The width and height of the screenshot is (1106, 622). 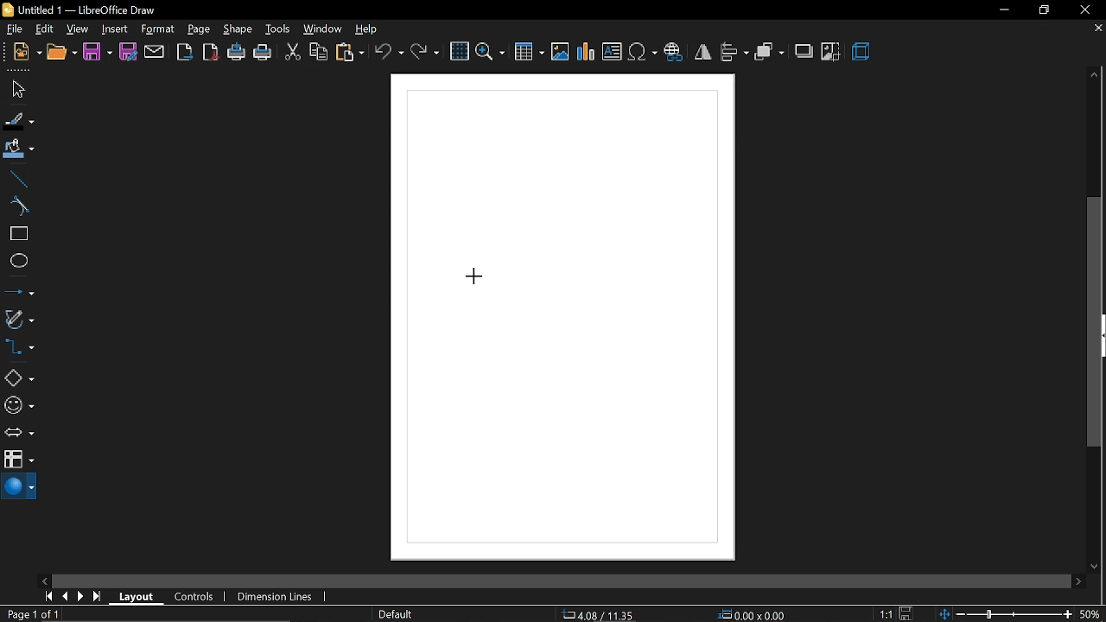 What do you see at coordinates (396, 614) in the screenshot?
I see `page style` at bounding box center [396, 614].